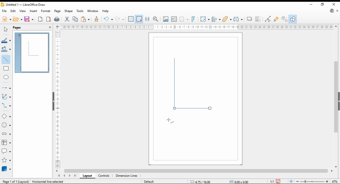 This screenshot has width=340, height=184. Describe the element at coordinates (6, 88) in the screenshot. I see `lines and arrows` at that location.